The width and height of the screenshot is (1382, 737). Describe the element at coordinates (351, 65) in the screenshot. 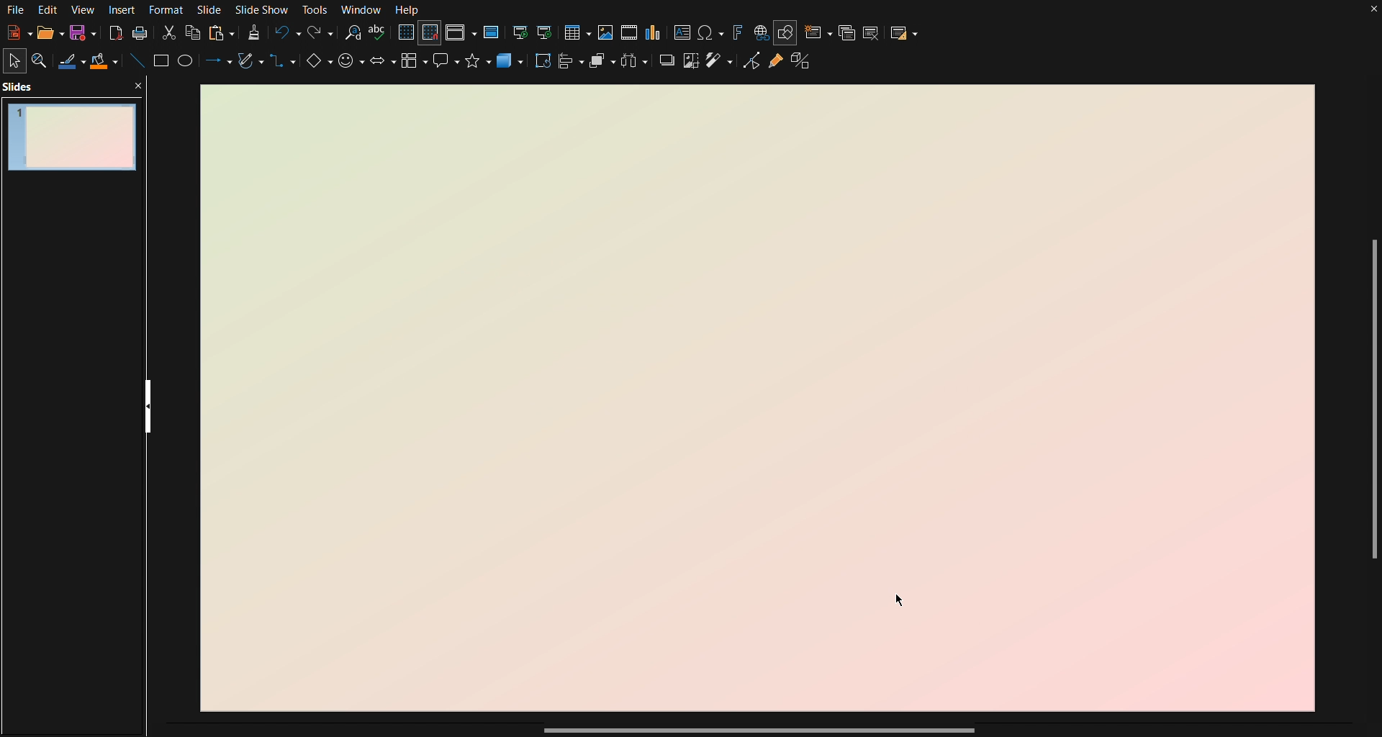

I see `Symbol Shapes` at that location.